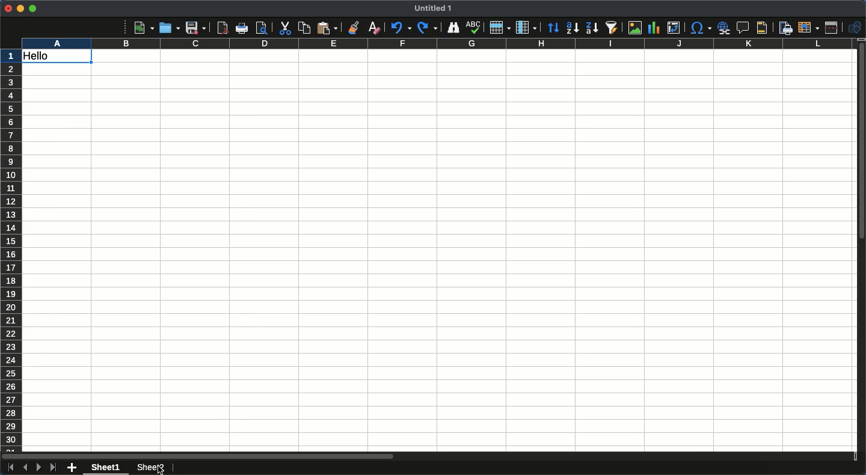 The height and width of the screenshot is (475, 866). Describe the element at coordinates (725, 28) in the screenshot. I see `Hyperlink` at that location.